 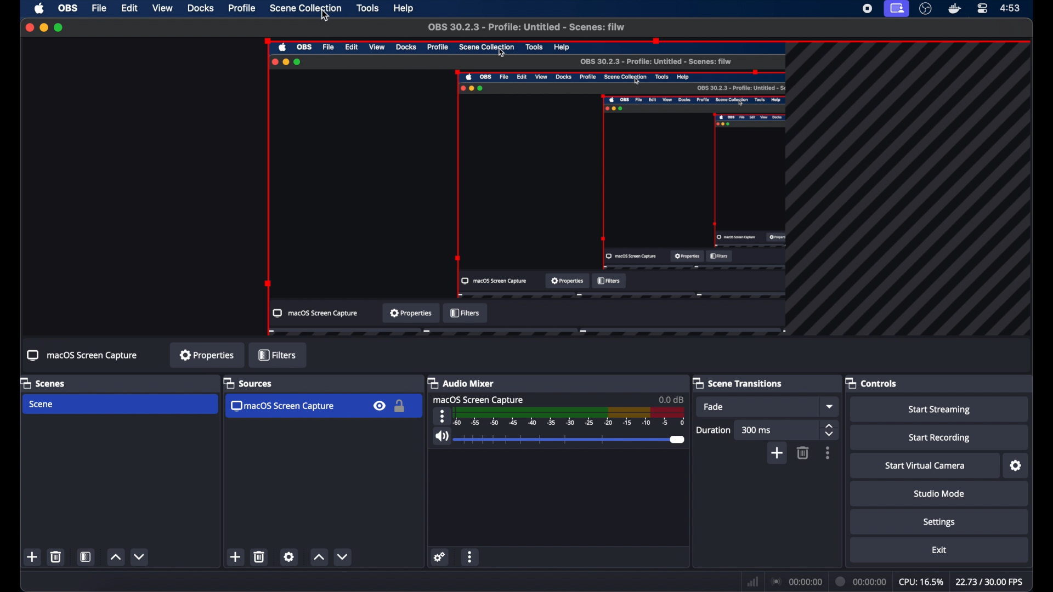 What do you see at coordinates (129, 9) in the screenshot?
I see `edit` at bounding box center [129, 9].